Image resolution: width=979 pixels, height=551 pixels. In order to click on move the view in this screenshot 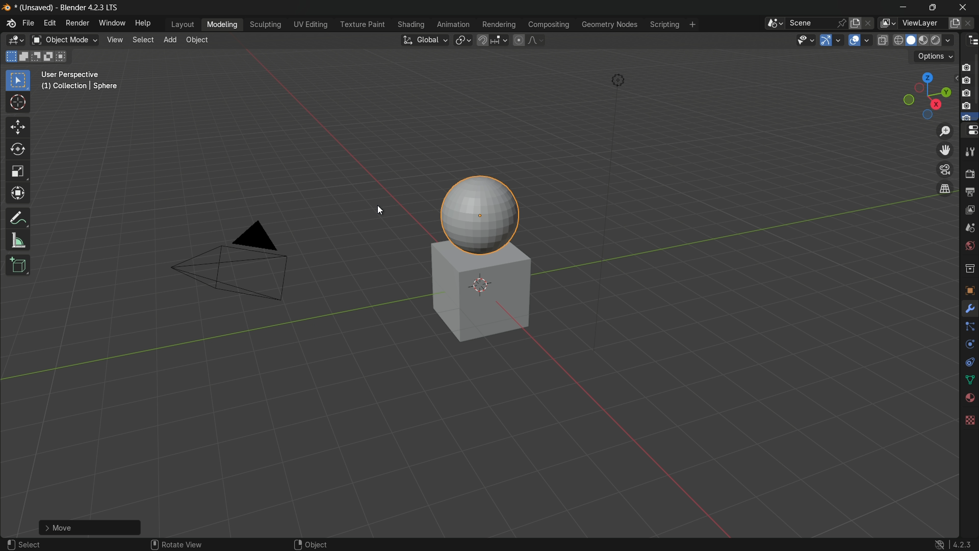, I will do `click(944, 151)`.